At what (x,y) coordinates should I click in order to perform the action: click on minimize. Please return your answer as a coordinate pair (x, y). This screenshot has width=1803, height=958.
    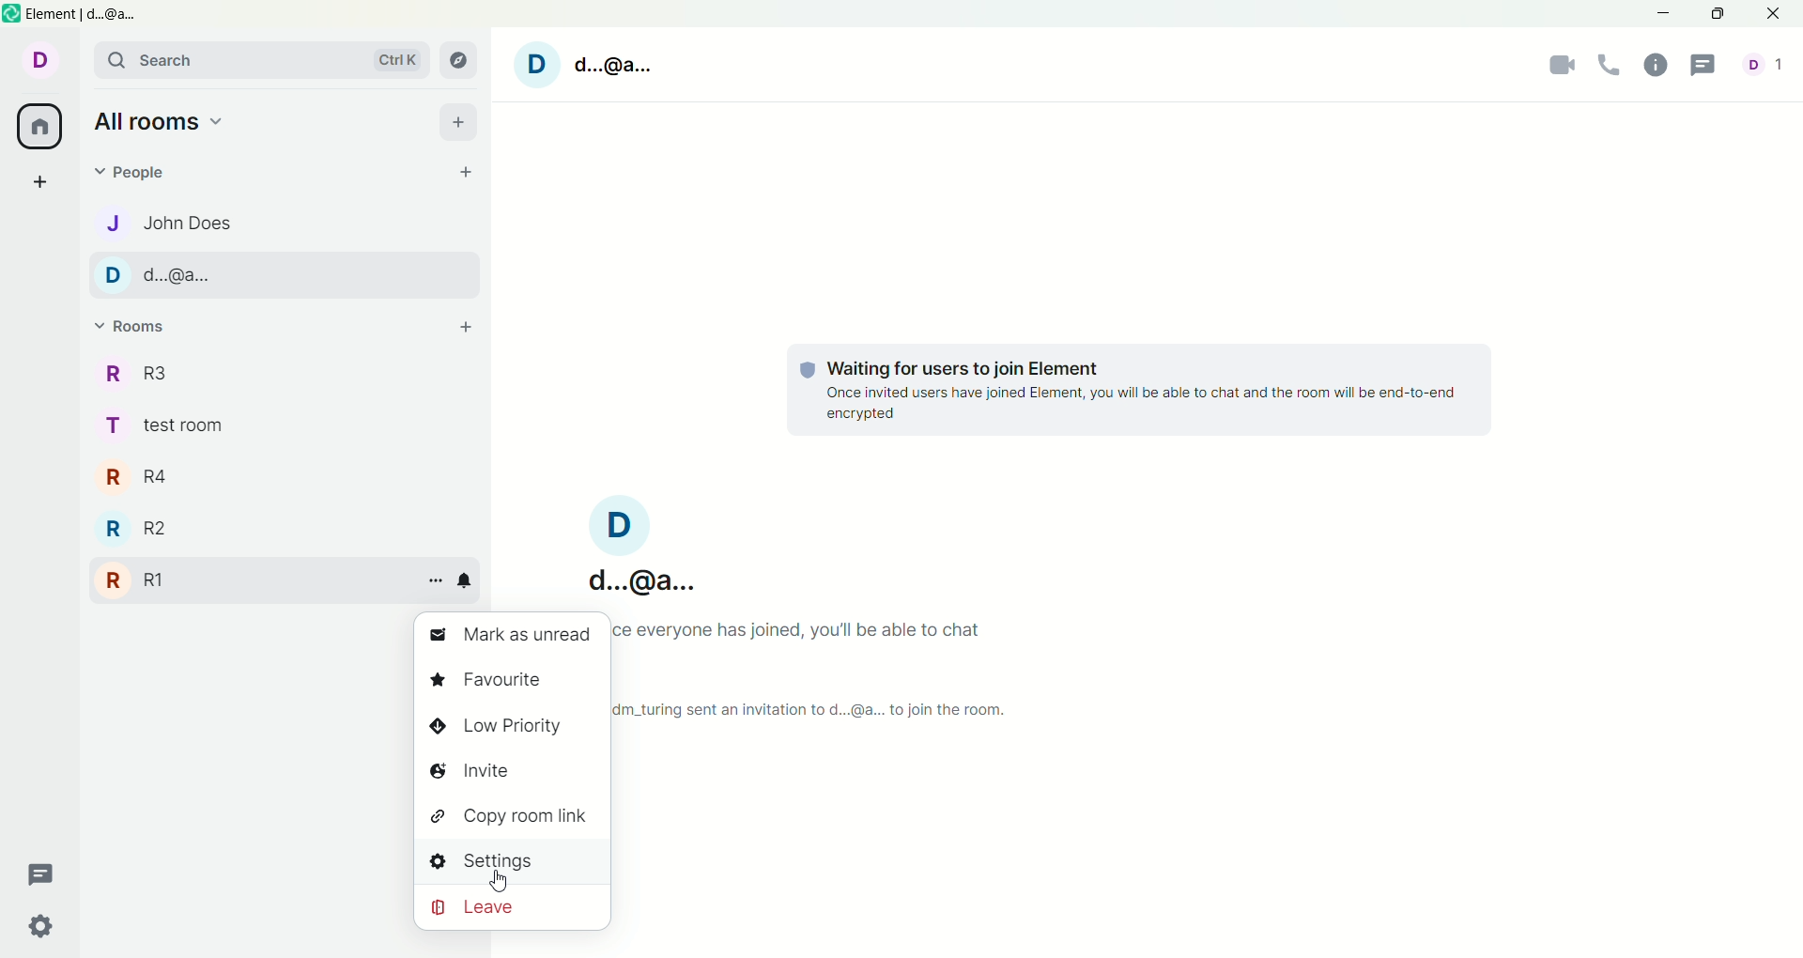
    Looking at the image, I should click on (1661, 14).